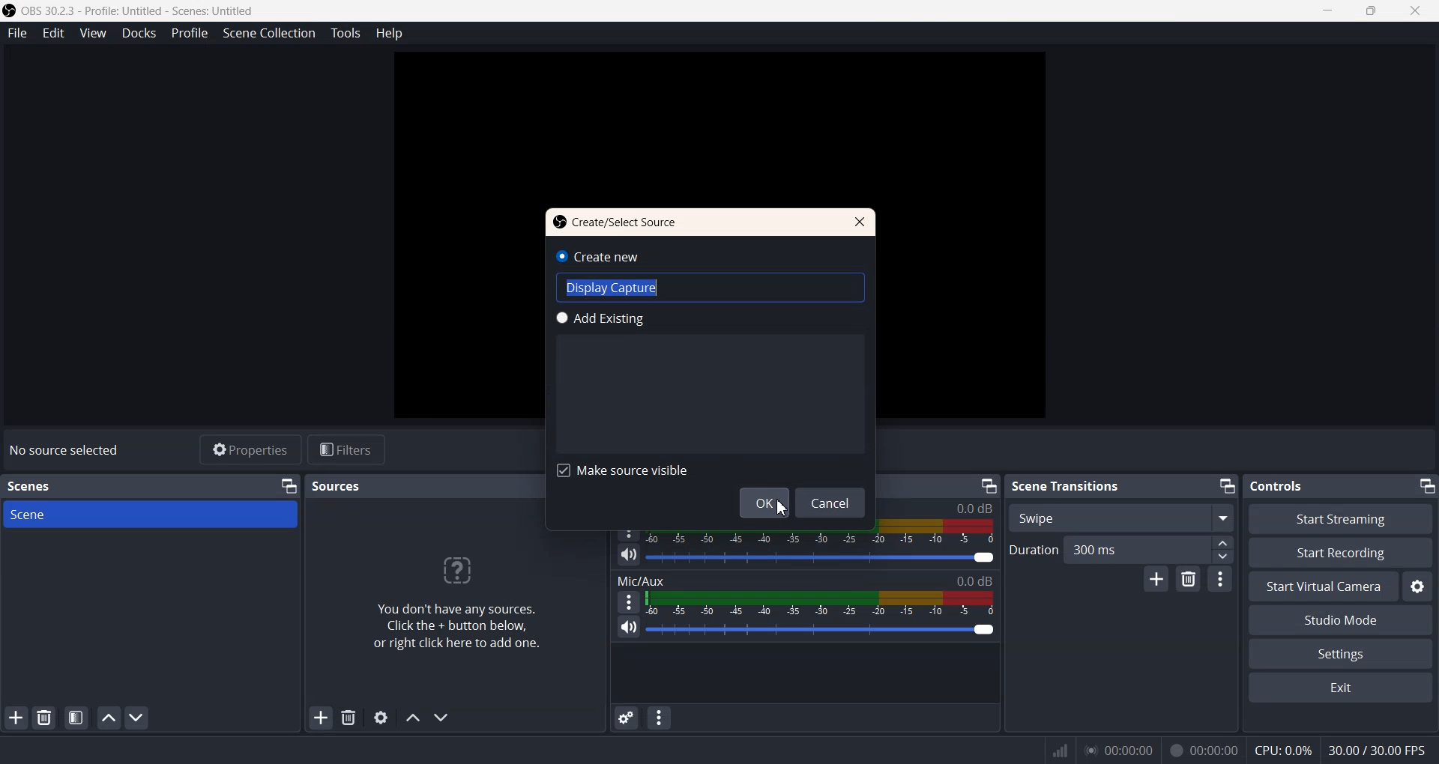  Describe the element at coordinates (619, 222) in the screenshot. I see `Text` at that location.